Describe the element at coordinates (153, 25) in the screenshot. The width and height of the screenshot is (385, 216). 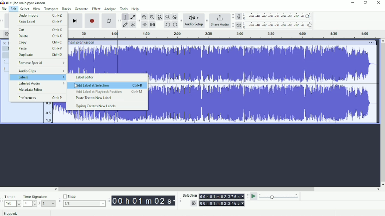
I see `Silence audio selection` at that location.